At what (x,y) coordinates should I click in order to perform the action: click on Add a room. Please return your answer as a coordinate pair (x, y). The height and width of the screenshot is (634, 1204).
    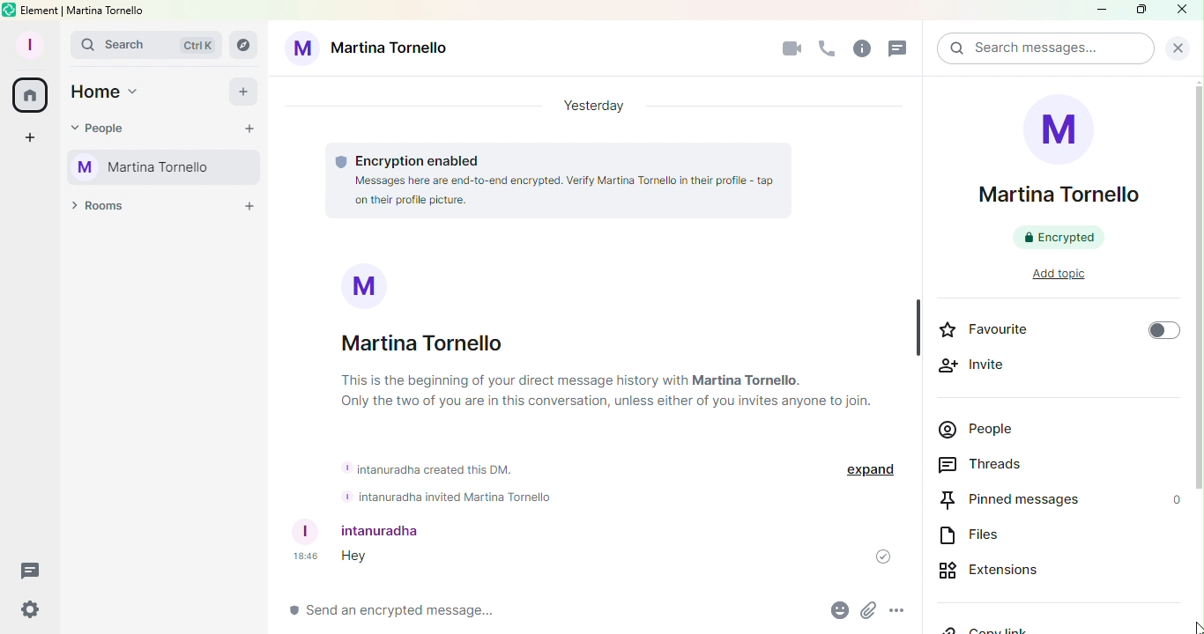
    Looking at the image, I should click on (253, 210).